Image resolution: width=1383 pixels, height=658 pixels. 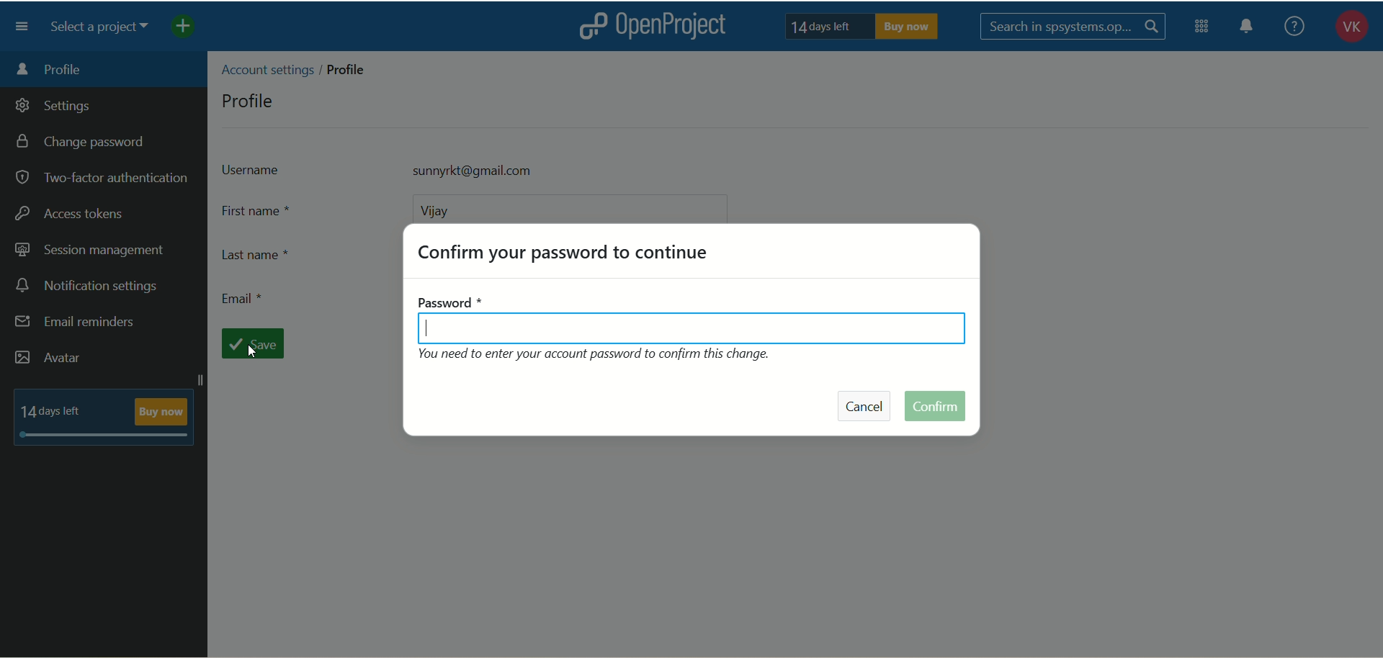 I want to click on search, so click(x=1074, y=27).